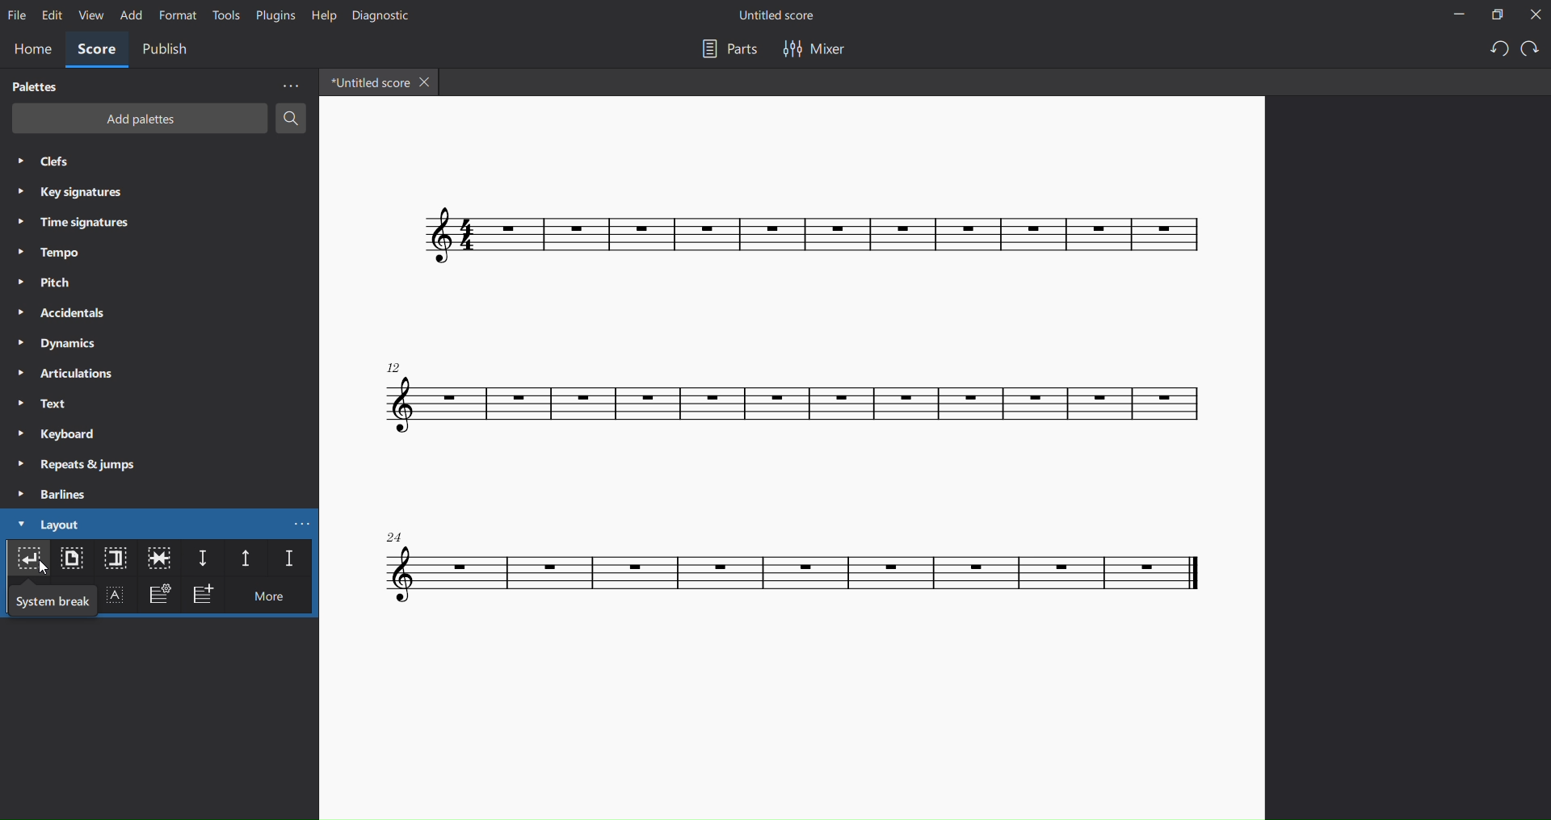 Image resolution: width=1551 pixels, height=820 pixels. I want to click on pitch, so click(51, 283).